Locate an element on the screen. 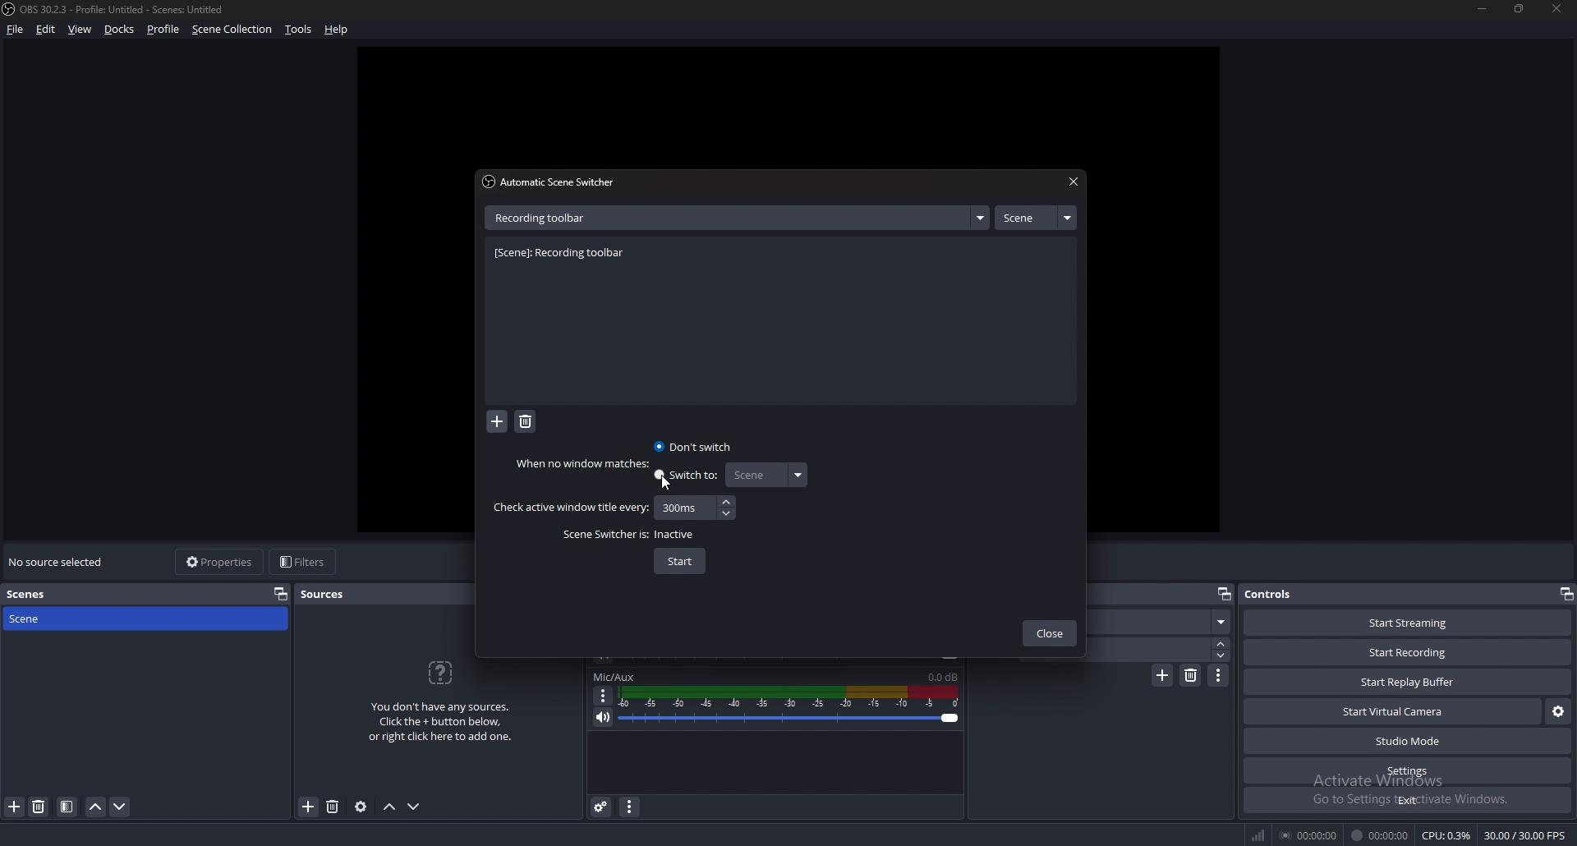 This screenshot has width=1577, height=846. recording duration is located at coordinates (1381, 835).